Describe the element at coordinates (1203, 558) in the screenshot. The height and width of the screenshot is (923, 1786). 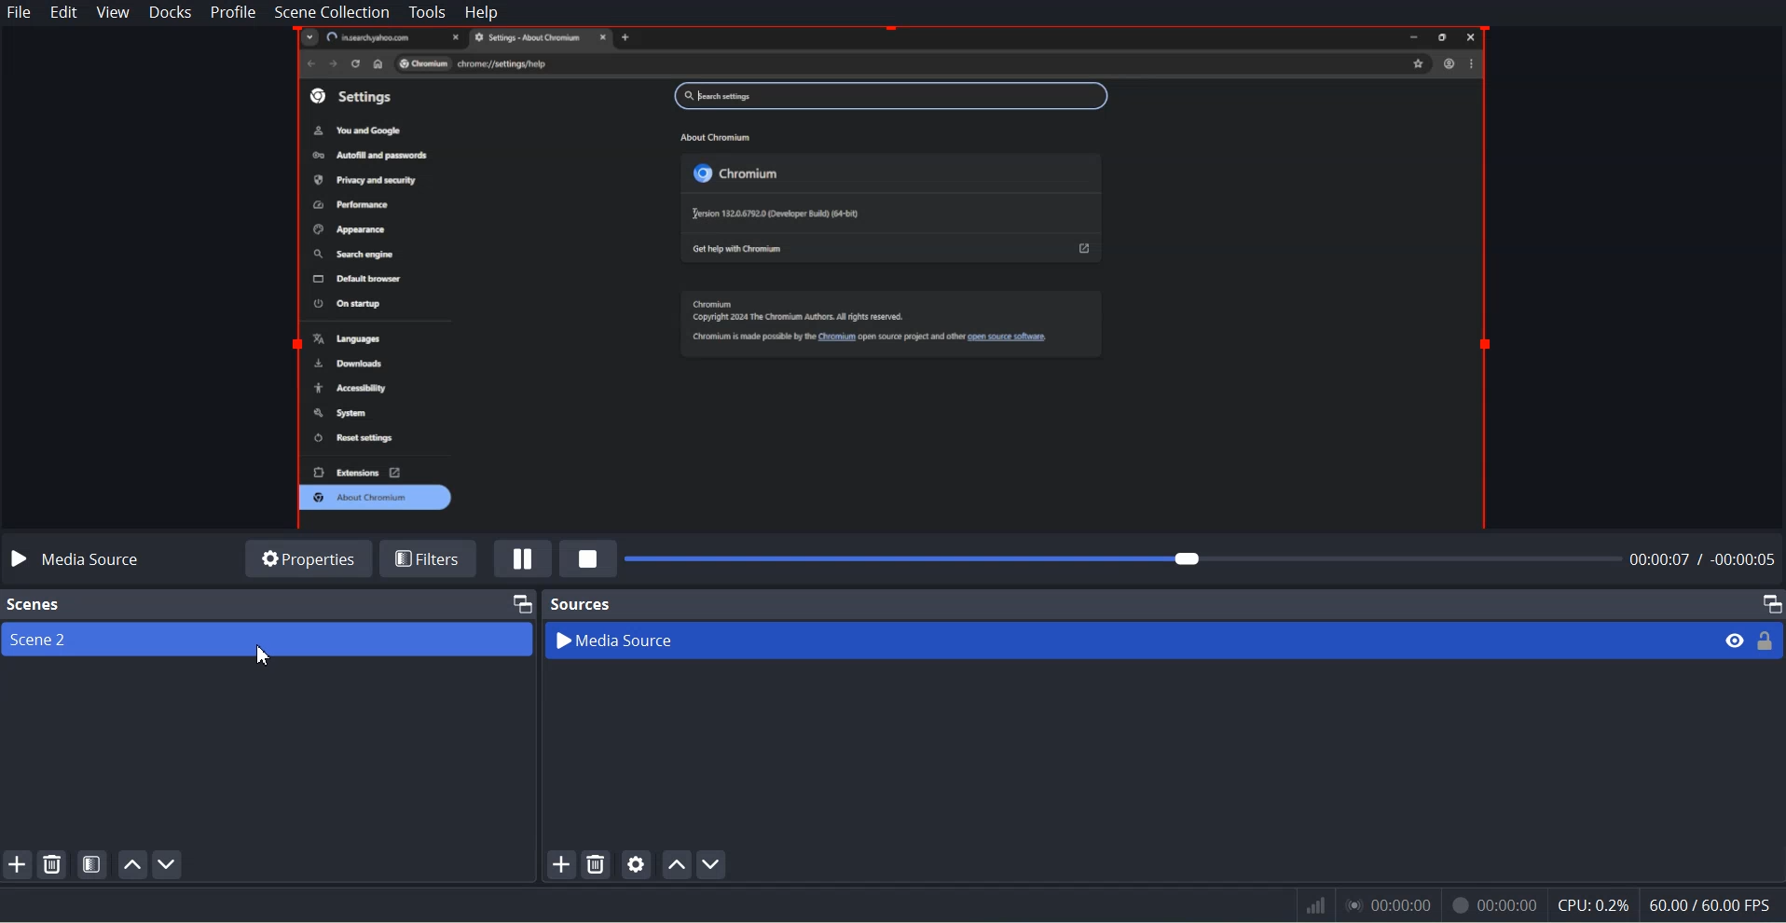
I see `File time adjuster` at that location.